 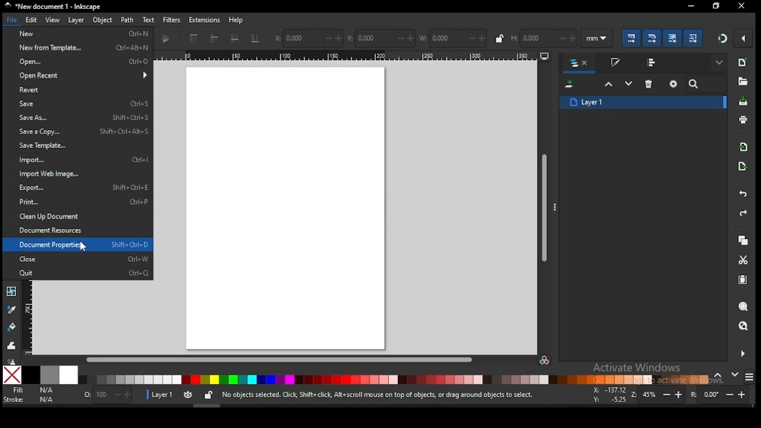 I want to click on scroll bar, so click(x=545, y=207).